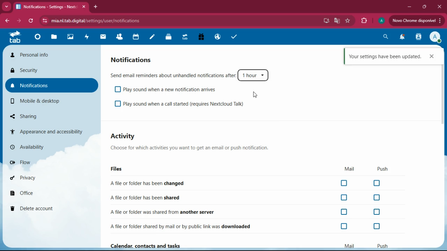 Image resolution: width=447 pixels, height=251 pixels. I want to click on more, so click(6, 7).